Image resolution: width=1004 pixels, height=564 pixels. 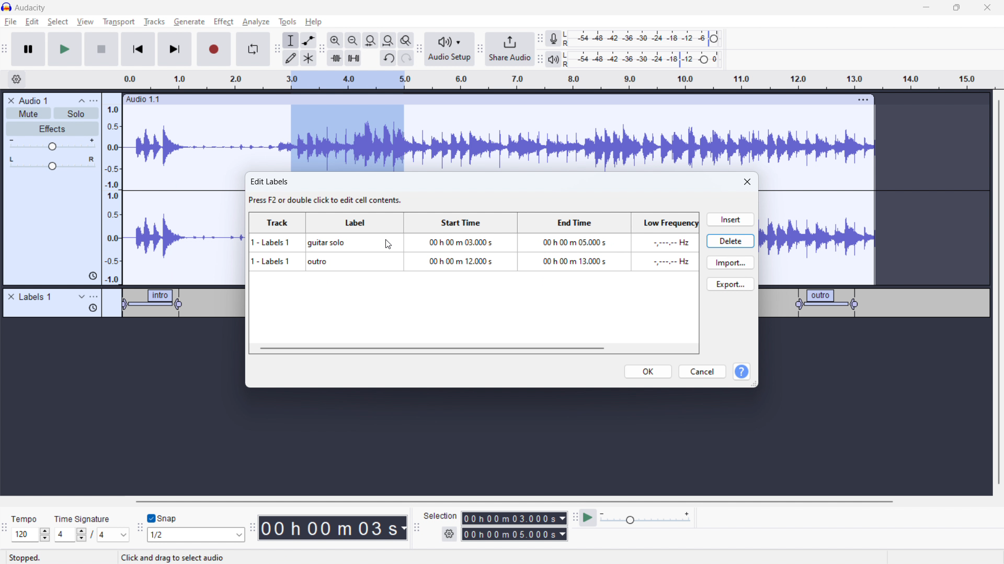 What do you see at coordinates (35, 100) in the screenshot?
I see `track title` at bounding box center [35, 100].